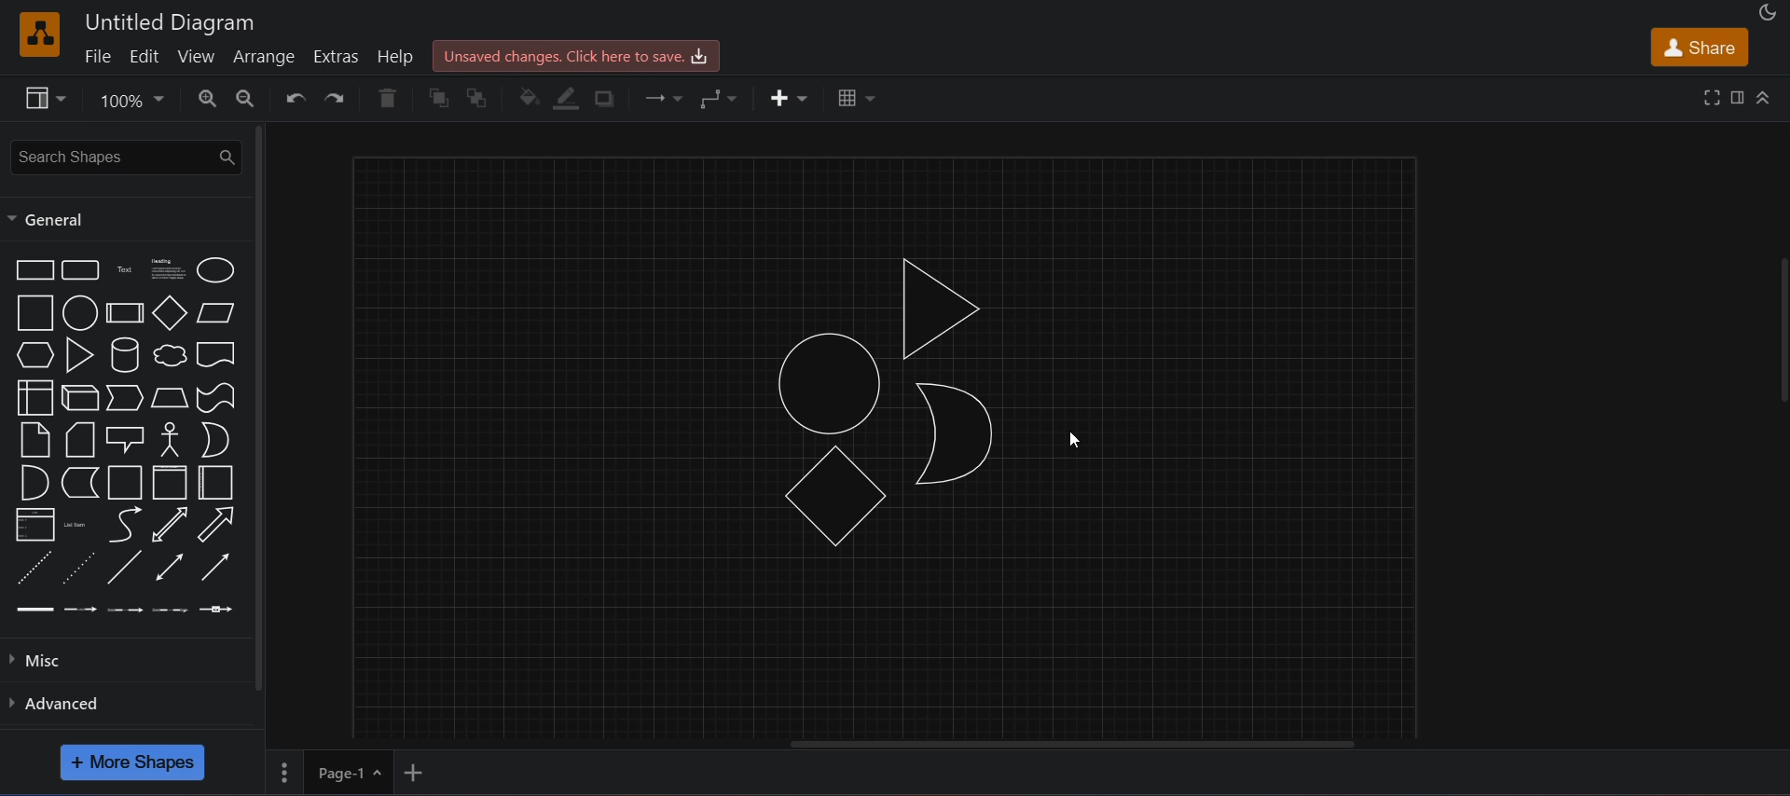 This screenshot has width=1790, height=796. I want to click on to back, so click(484, 98).